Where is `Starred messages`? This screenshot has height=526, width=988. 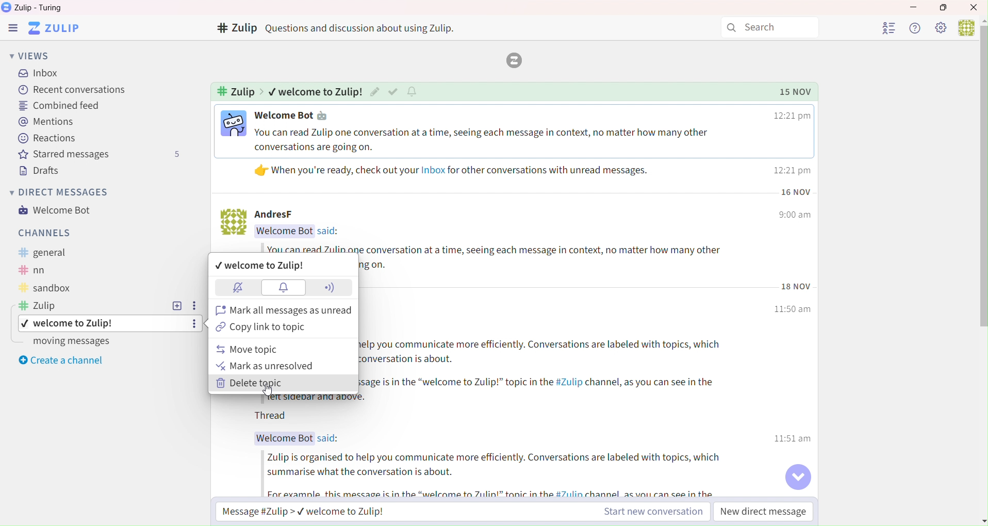
Starred messages is located at coordinates (96, 154).